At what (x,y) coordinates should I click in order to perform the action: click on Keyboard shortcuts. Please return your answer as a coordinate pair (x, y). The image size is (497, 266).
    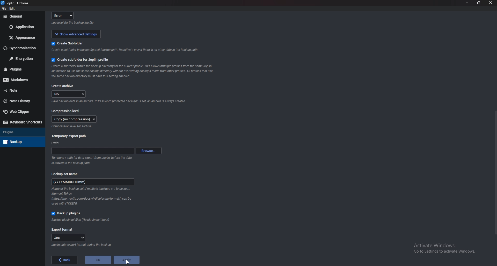
    Looking at the image, I should click on (23, 122).